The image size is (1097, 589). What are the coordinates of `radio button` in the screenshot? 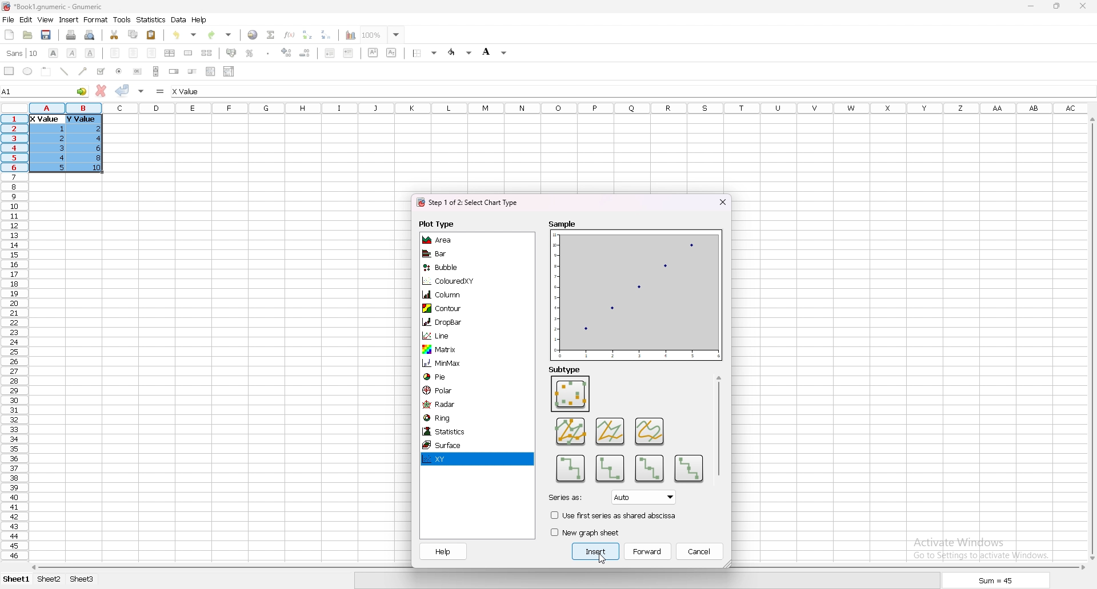 It's located at (119, 71).